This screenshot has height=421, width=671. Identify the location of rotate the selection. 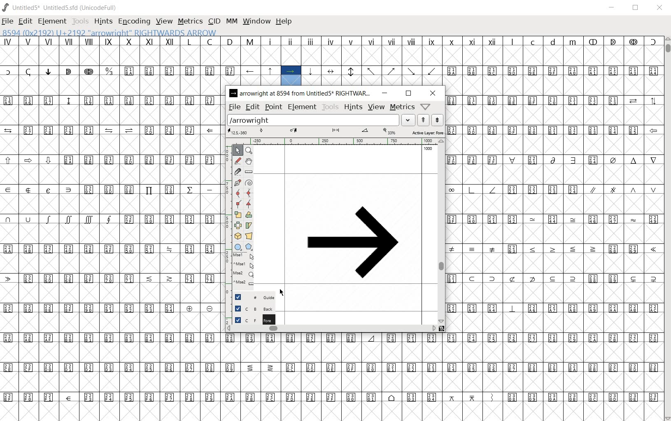
(249, 215).